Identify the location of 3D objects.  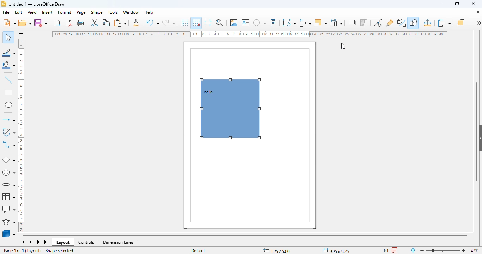
(9, 234).